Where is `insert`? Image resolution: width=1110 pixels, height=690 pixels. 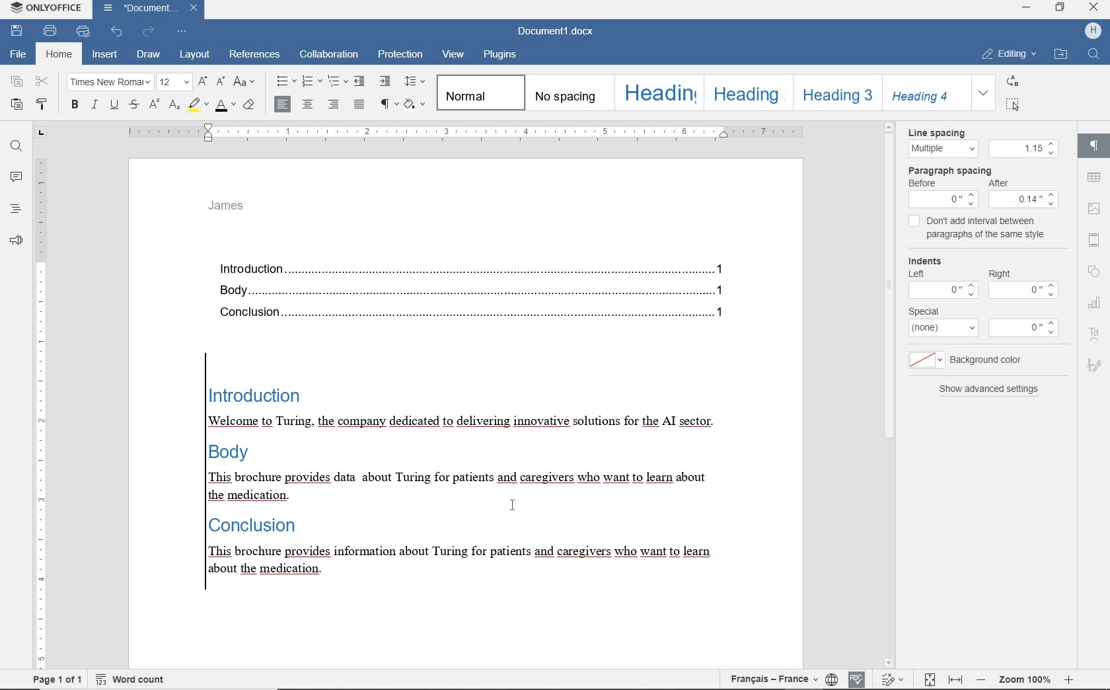
insert is located at coordinates (105, 54).